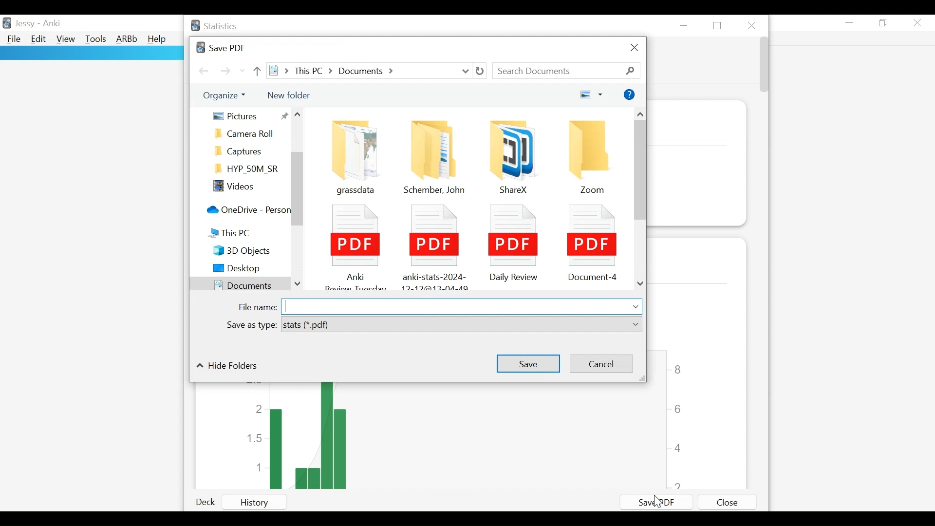 The width and height of the screenshot is (935, 526). What do you see at coordinates (247, 169) in the screenshot?
I see `Folder` at bounding box center [247, 169].